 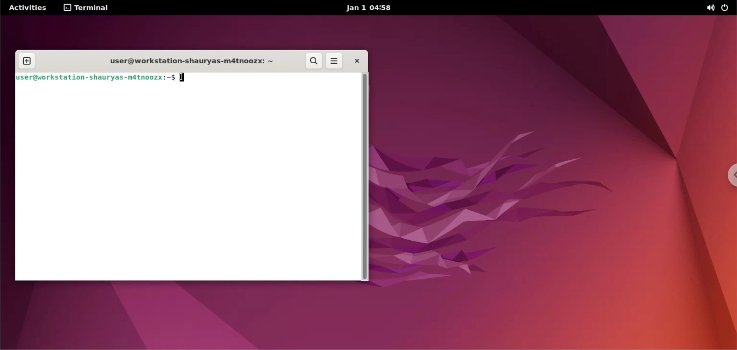 I want to click on command input box, so click(x=187, y=183).